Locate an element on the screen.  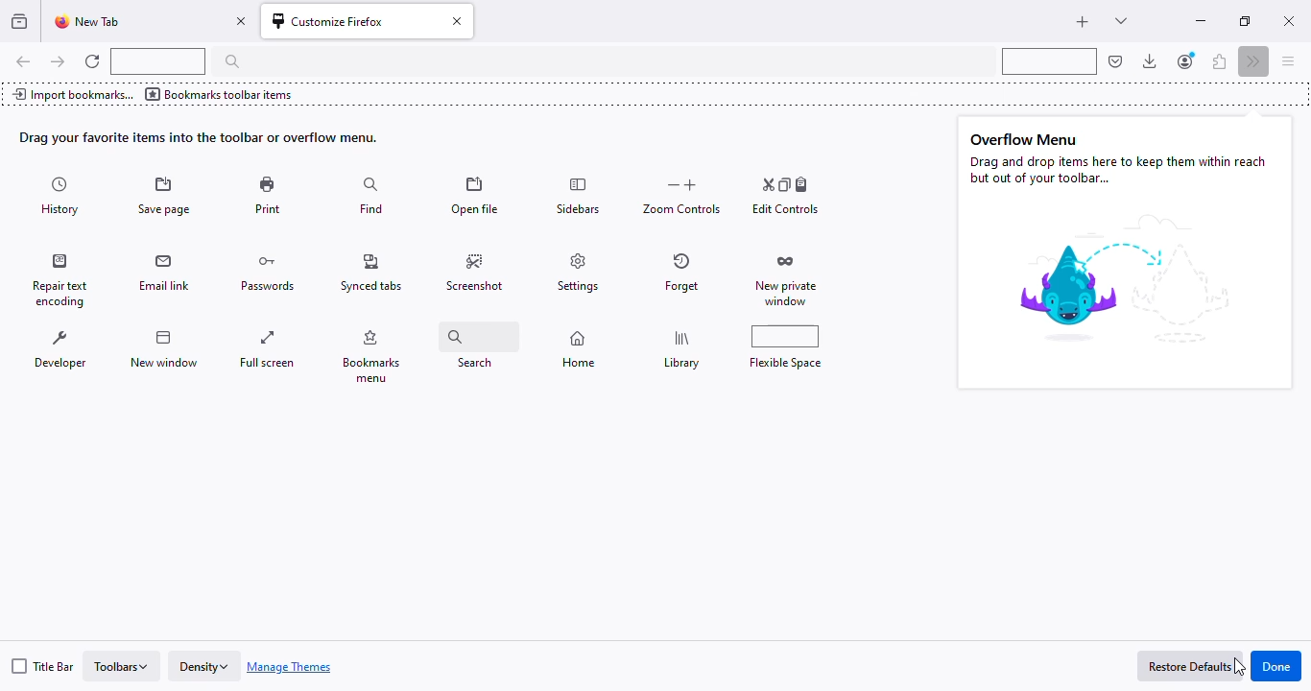
go back one page is located at coordinates (24, 60).